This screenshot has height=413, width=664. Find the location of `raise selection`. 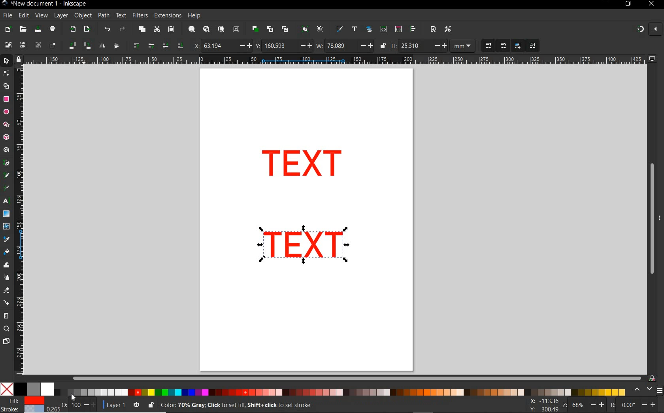

raise selection is located at coordinates (142, 46).